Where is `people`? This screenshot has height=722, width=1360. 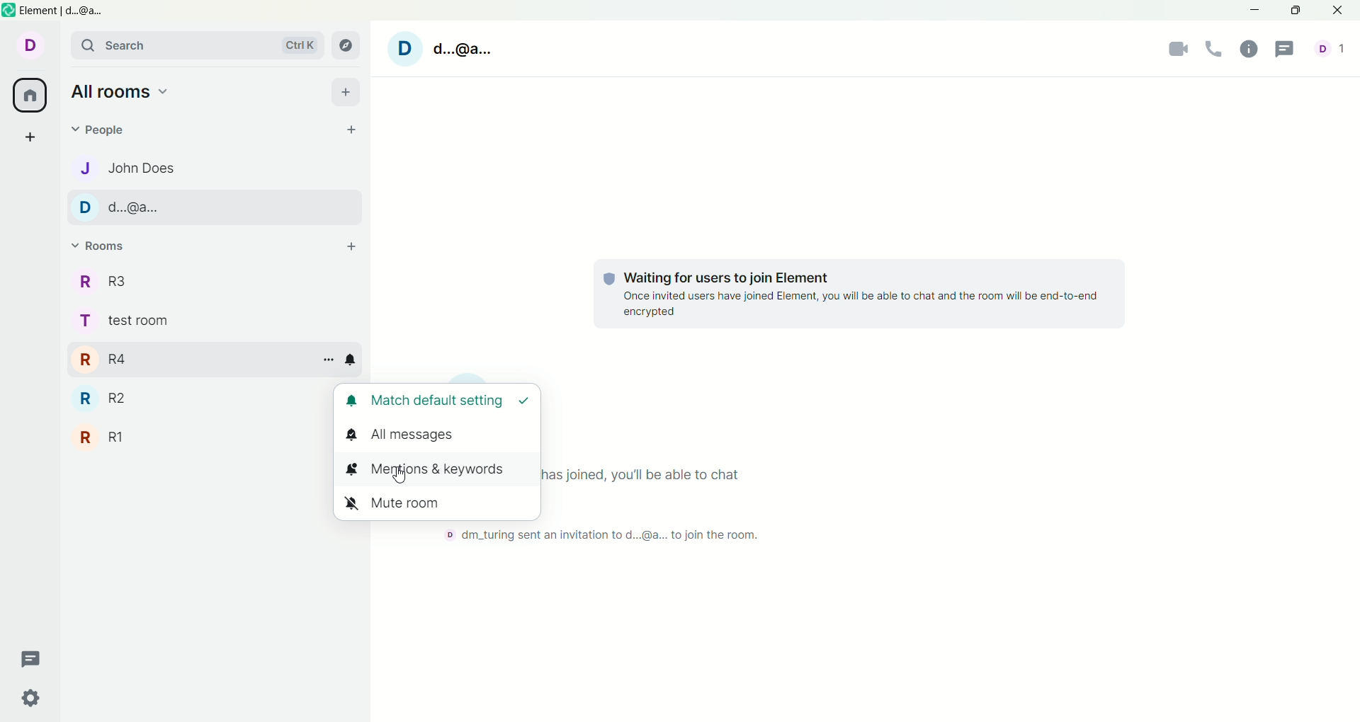 people is located at coordinates (105, 131).